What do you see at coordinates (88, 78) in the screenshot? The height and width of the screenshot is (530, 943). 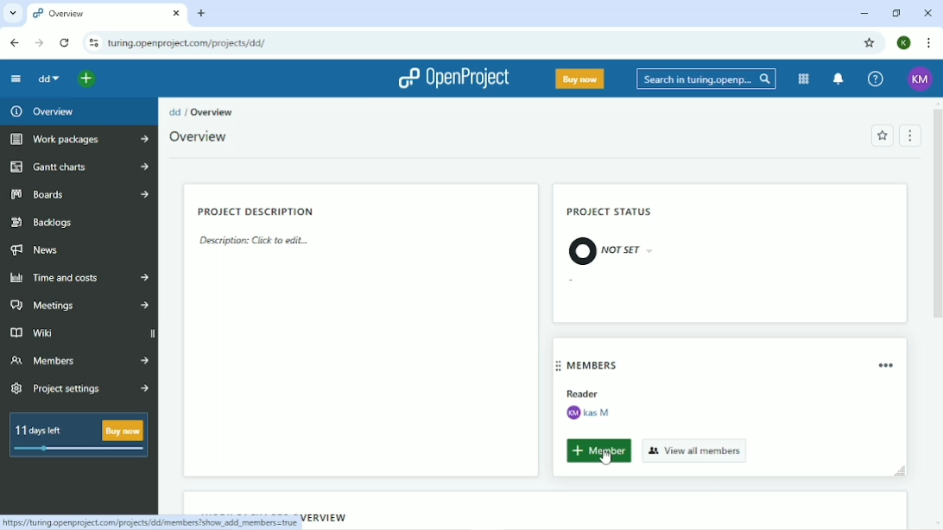 I see `Add new` at bounding box center [88, 78].